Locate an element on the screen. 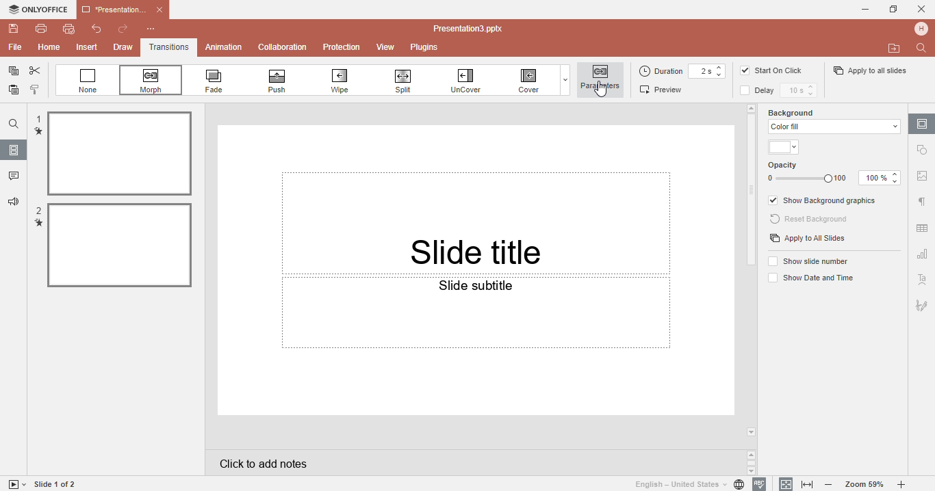 The image size is (935, 491). Start on click is located at coordinates (779, 70).